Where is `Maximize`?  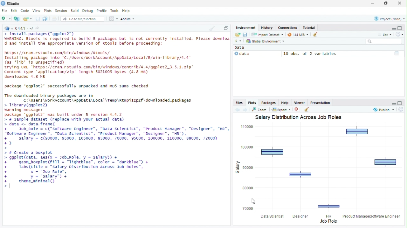
Maximize is located at coordinates (401, 27).